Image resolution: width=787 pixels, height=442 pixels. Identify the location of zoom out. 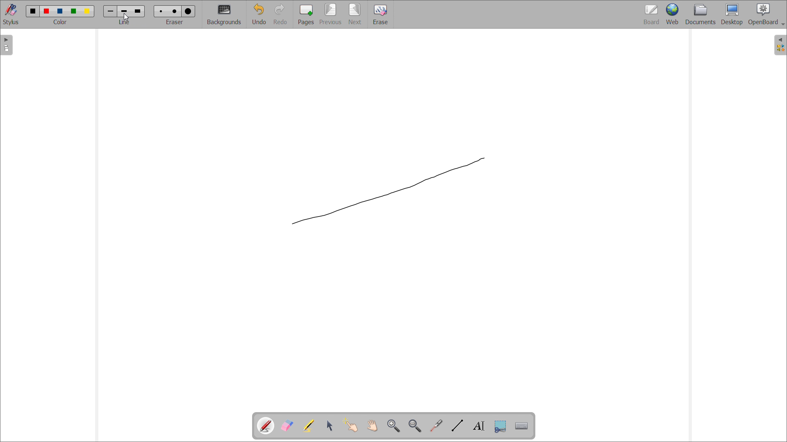
(415, 426).